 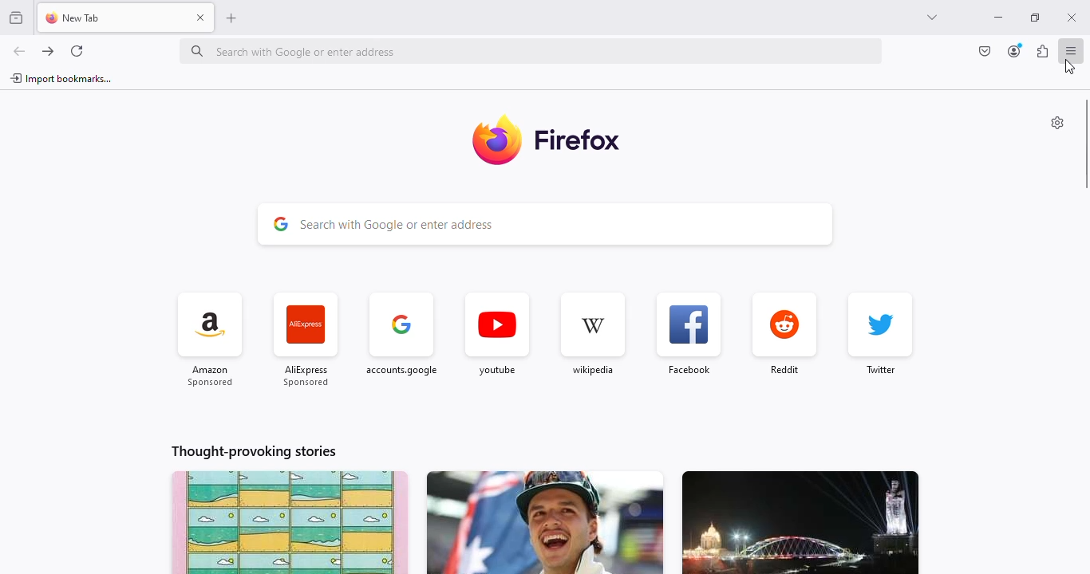 What do you see at coordinates (800, 522) in the screenshot?
I see `story` at bounding box center [800, 522].